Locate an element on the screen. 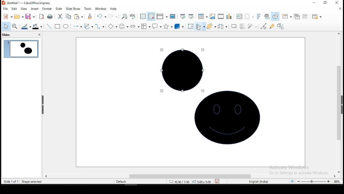 This screenshot has height=194, width=344. symbol shapes is located at coordinates (123, 26).